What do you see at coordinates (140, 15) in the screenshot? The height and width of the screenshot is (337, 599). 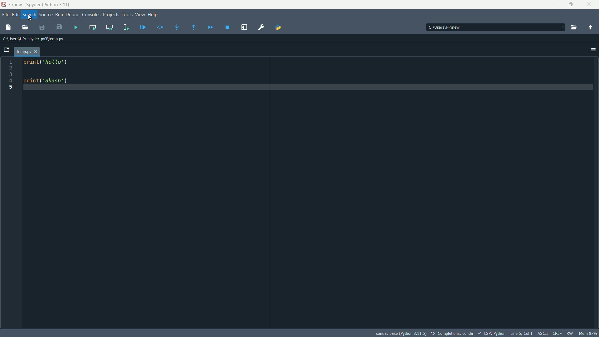 I see `view menu` at bounding box center [140, 15].